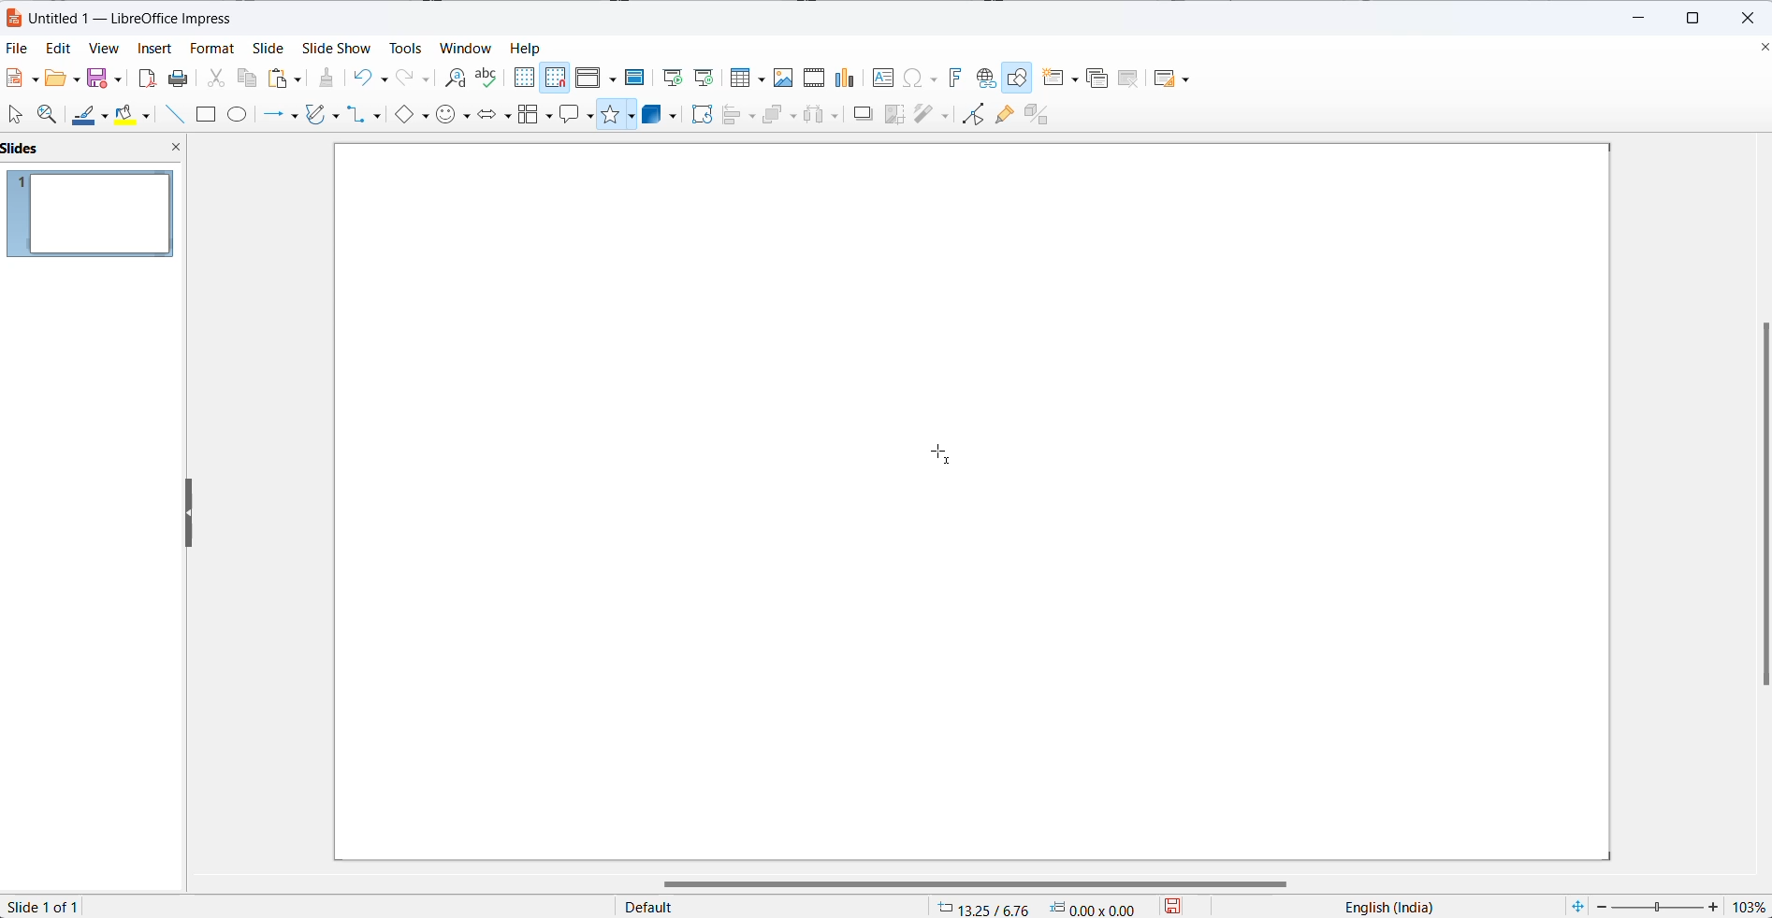  What do you see at coordinates (213, 48) in the screenshot?
I see `format` at bounding box center [213, 48].